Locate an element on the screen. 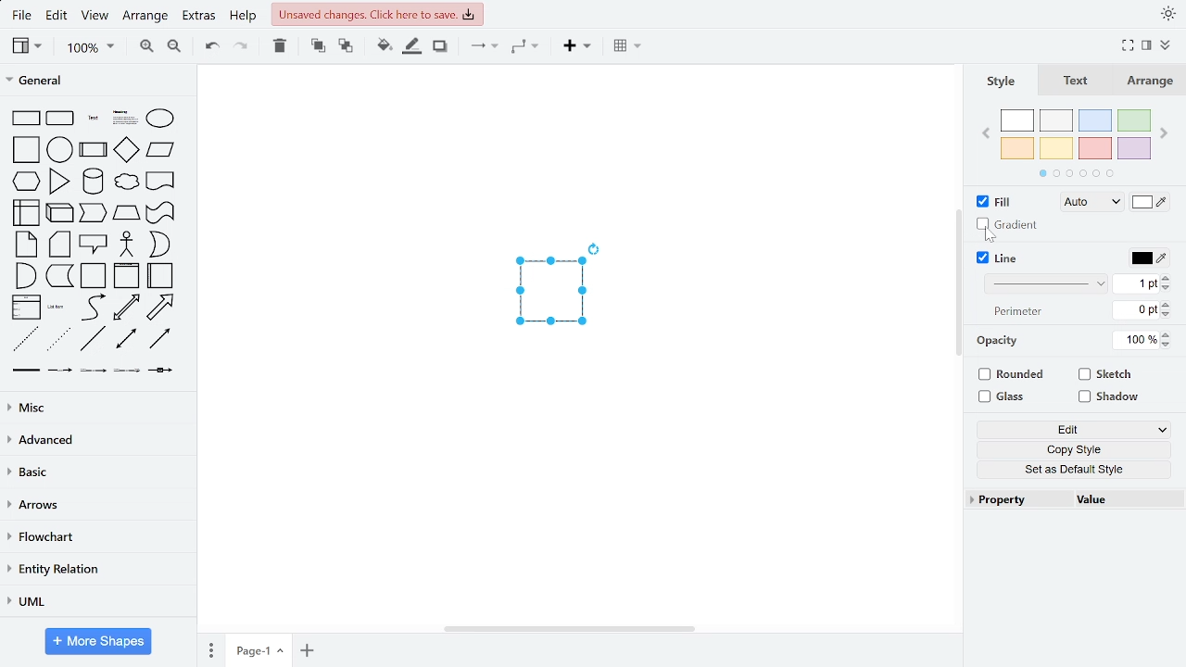 This screenshot has width=1186, height=667. advanced is located at coordinates (98, 441).